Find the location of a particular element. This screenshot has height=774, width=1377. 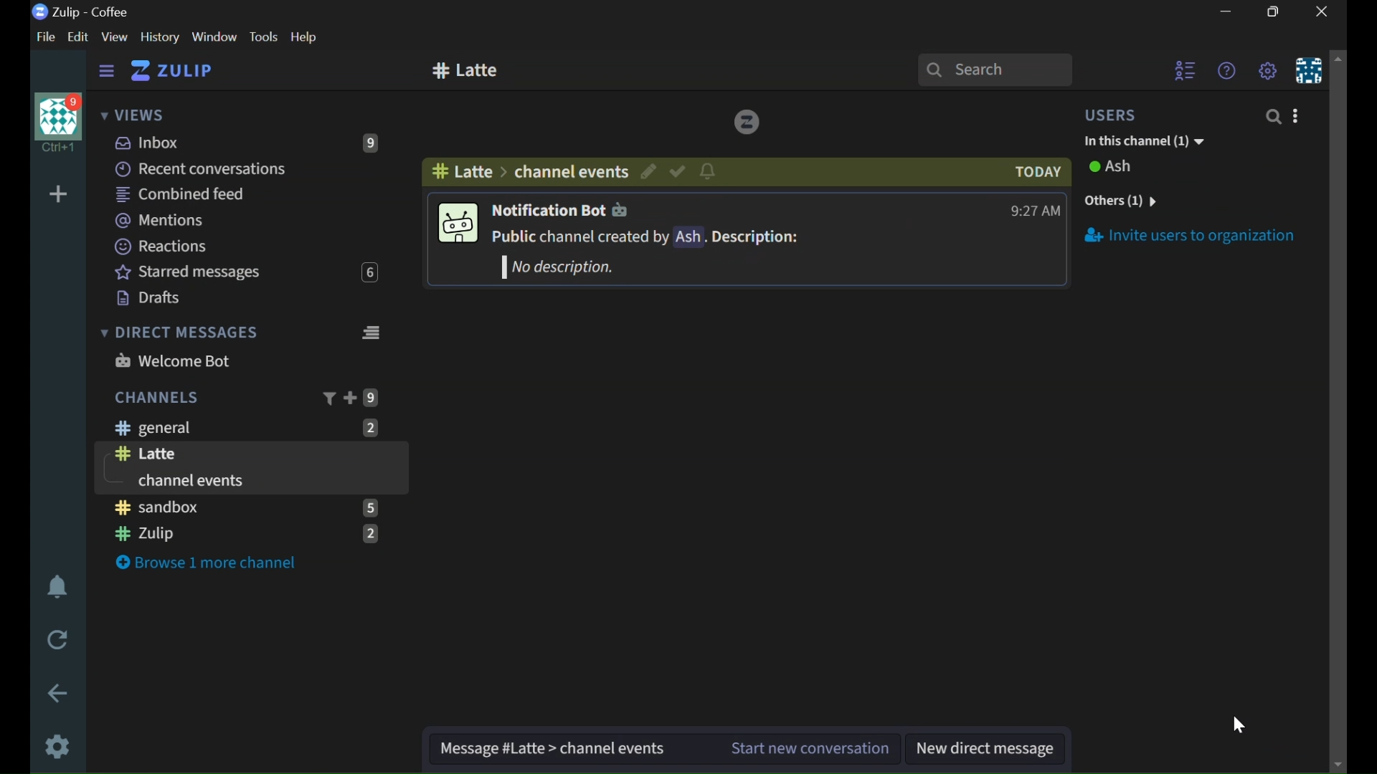

SEARCH PEOPLE is located at coordinates (1273, 117).